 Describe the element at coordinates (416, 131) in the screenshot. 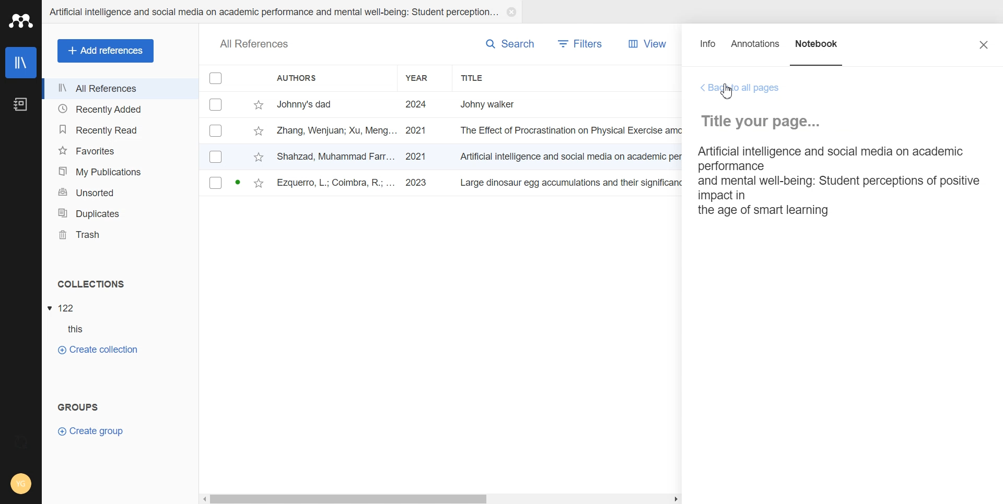

I see `2021` at that location.